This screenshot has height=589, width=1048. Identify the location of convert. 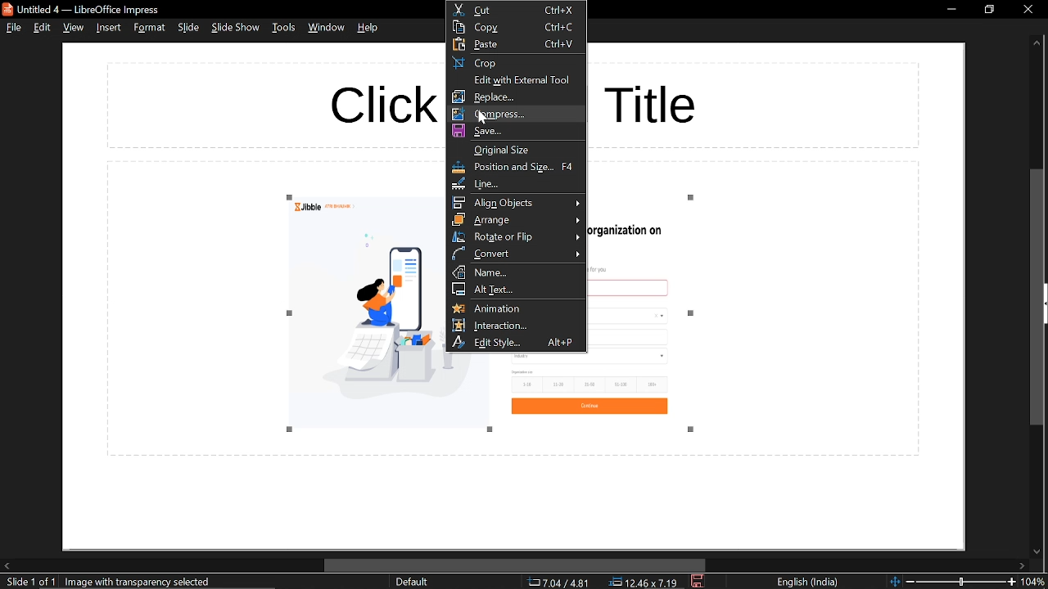
(515, 254).